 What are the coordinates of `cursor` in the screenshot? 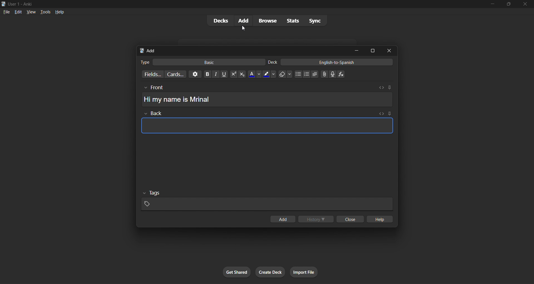 It's located at (244, 28).